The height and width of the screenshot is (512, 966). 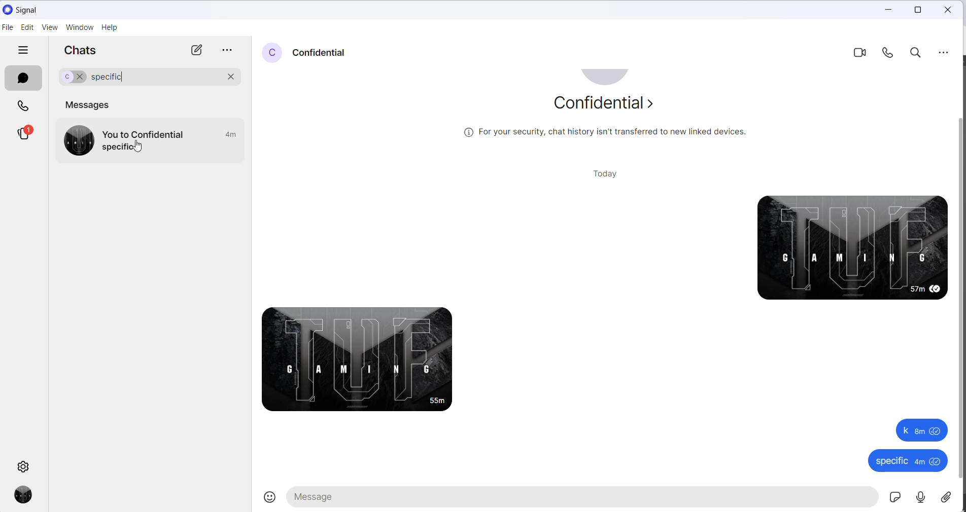 I want to click on sent messages, so click(x=845, y=246).